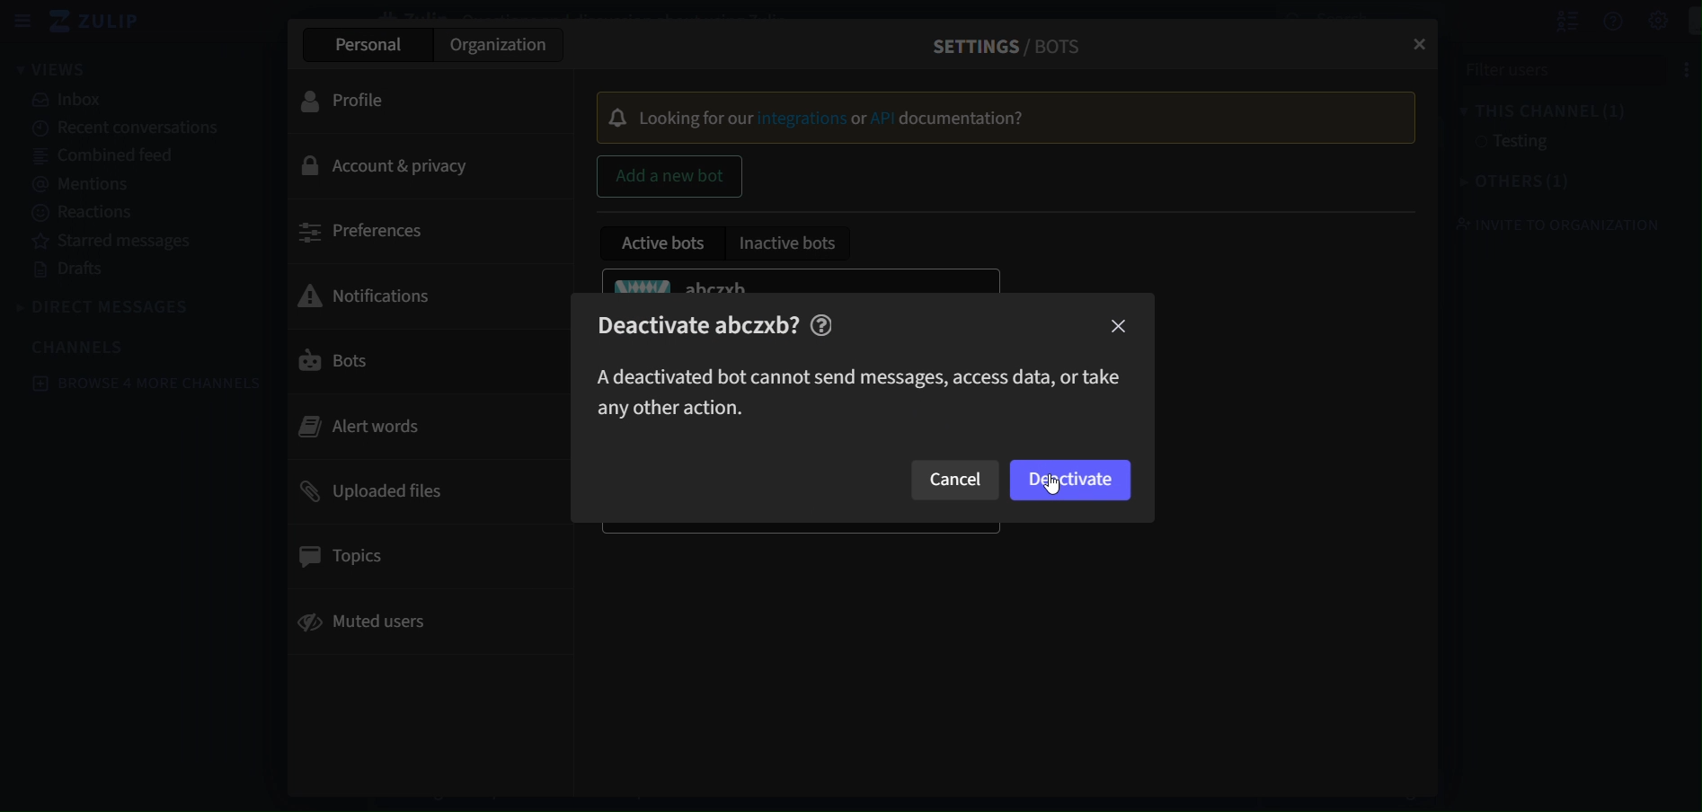 The image size is (1702, 812). What do you see at coordinates (97, 20) in the screenshot?
I see `zulip` at bounding box center [97, 20].